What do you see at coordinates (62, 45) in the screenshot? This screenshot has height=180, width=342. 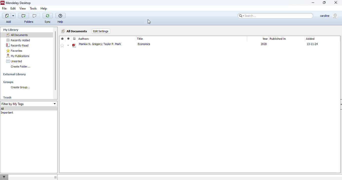 I see `add to favorites` at bounding box center [62, 45].